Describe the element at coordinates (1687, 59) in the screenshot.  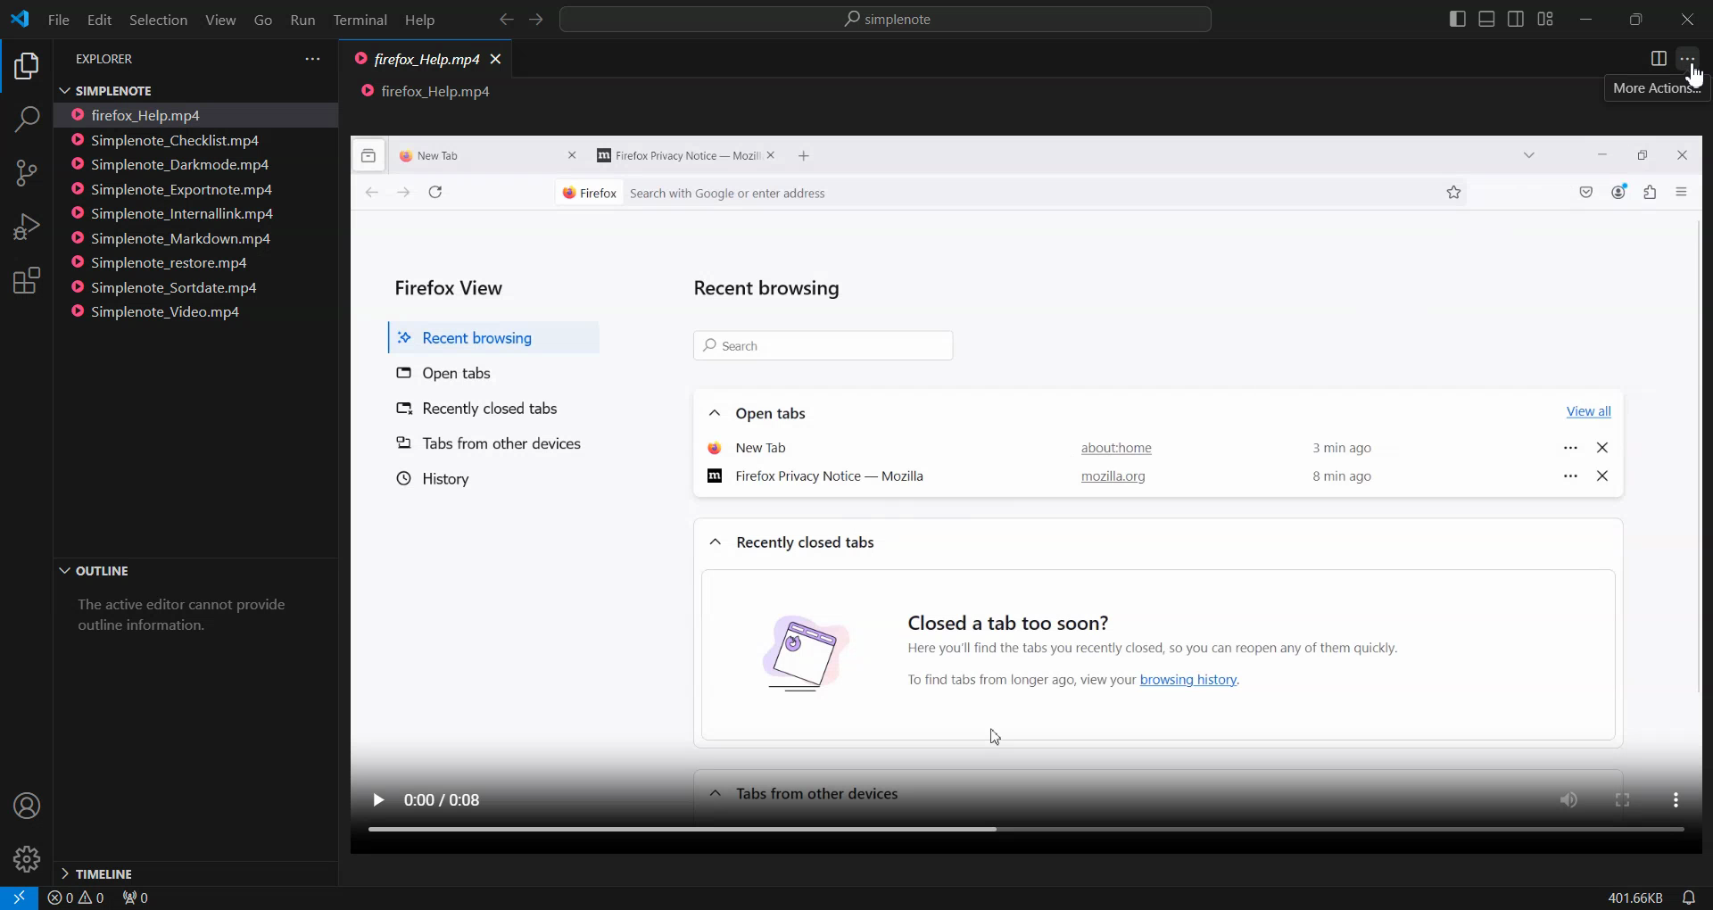
I see `More Action` at that location.